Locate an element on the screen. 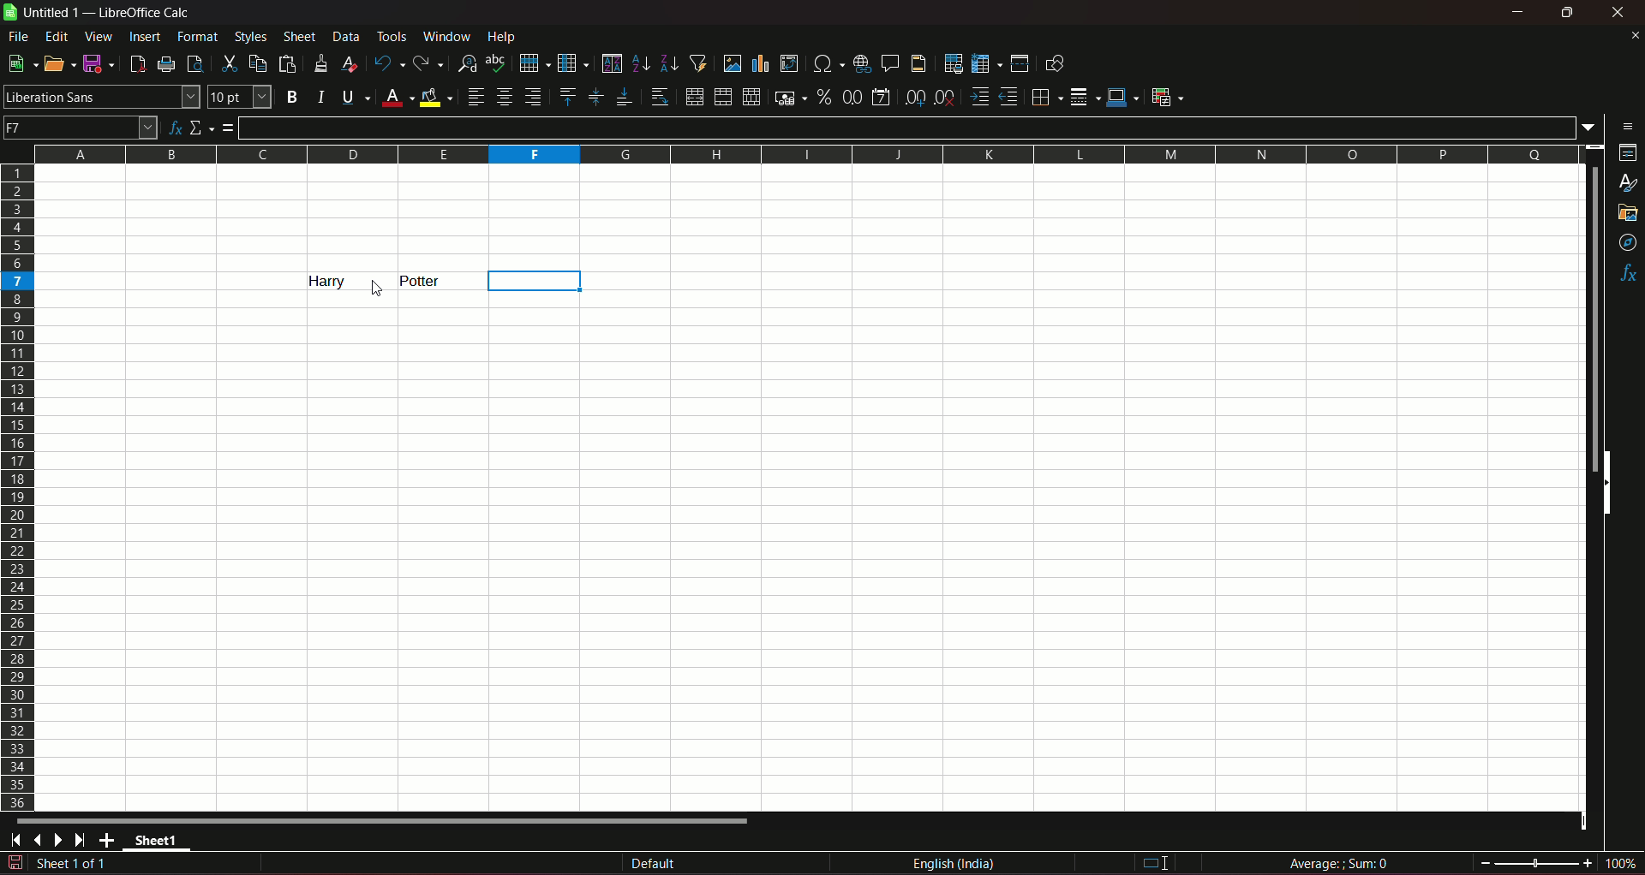 Image resolution: width=1645 pixels, height=875 pixels. format as date is located at coordinates (881, 98).